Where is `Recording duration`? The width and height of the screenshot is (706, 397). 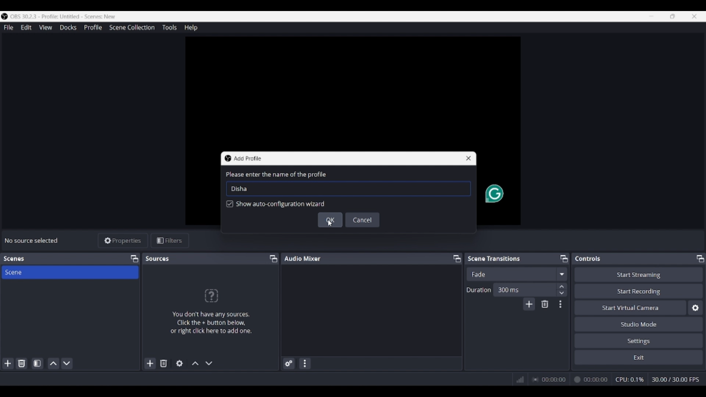
Recording duration is located at coordinates (570, 380).